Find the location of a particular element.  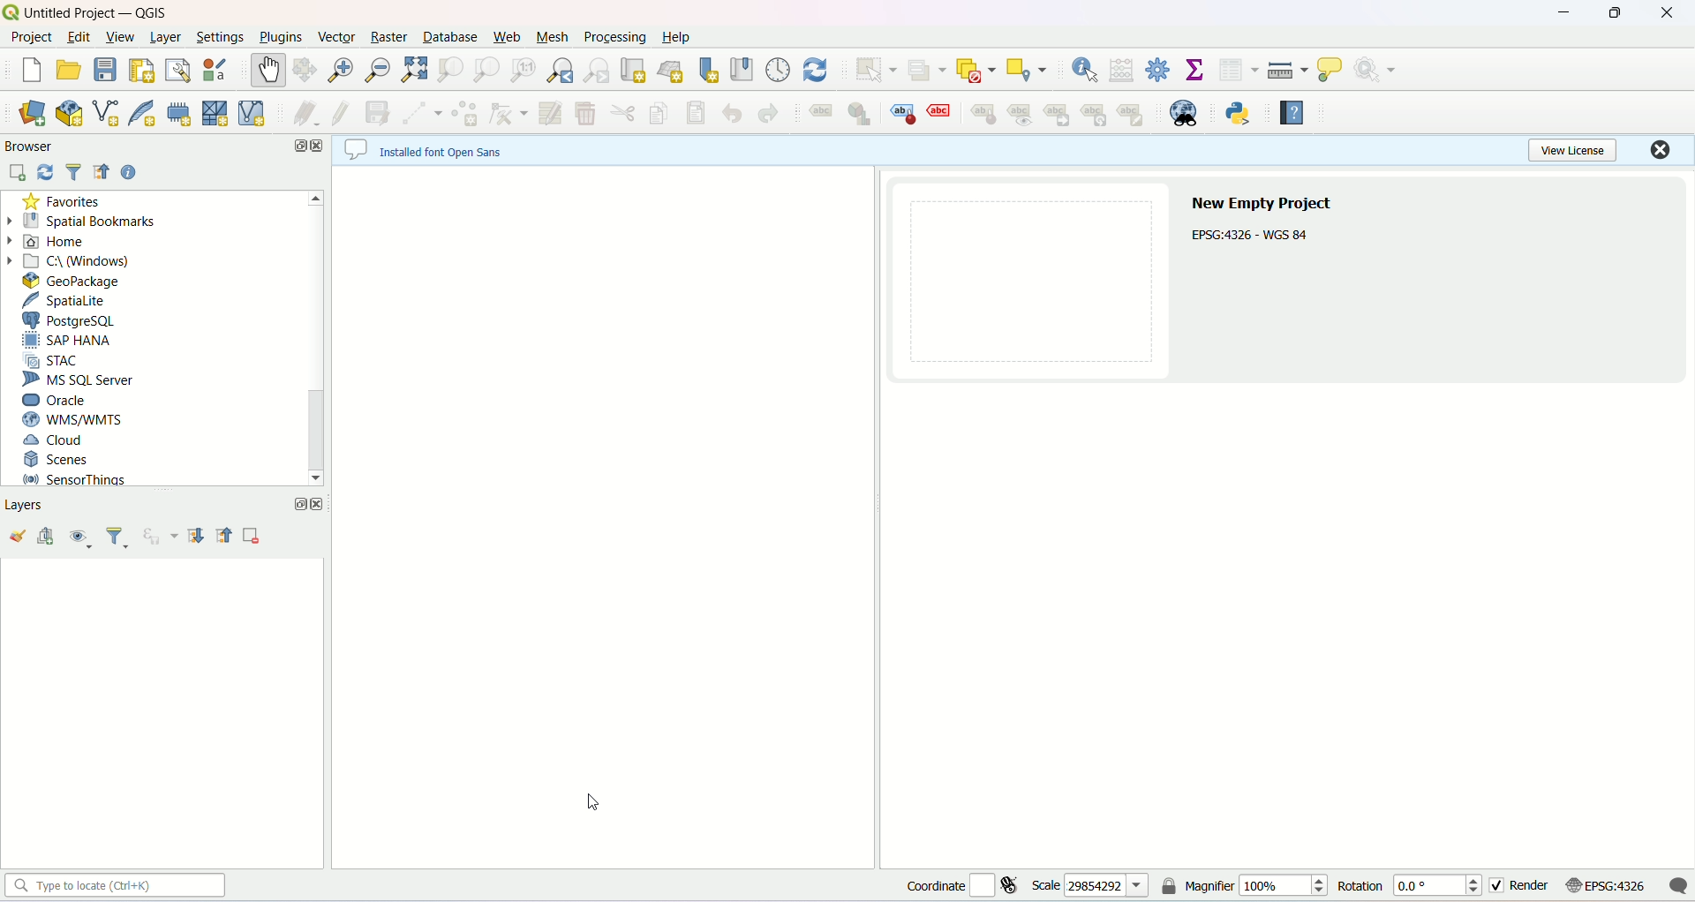

zoom in is located at coordinates (338, 68).